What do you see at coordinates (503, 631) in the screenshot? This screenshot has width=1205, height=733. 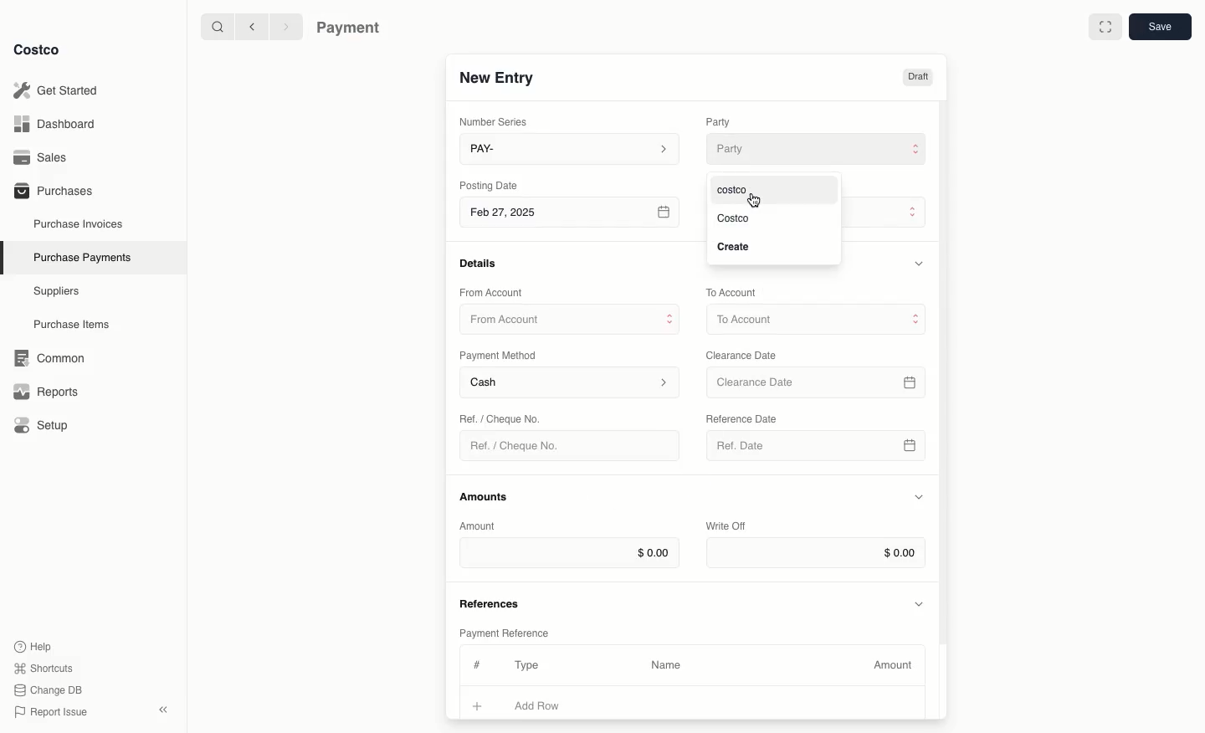 I see `Payment Reference` at bounding box center [503, 631].